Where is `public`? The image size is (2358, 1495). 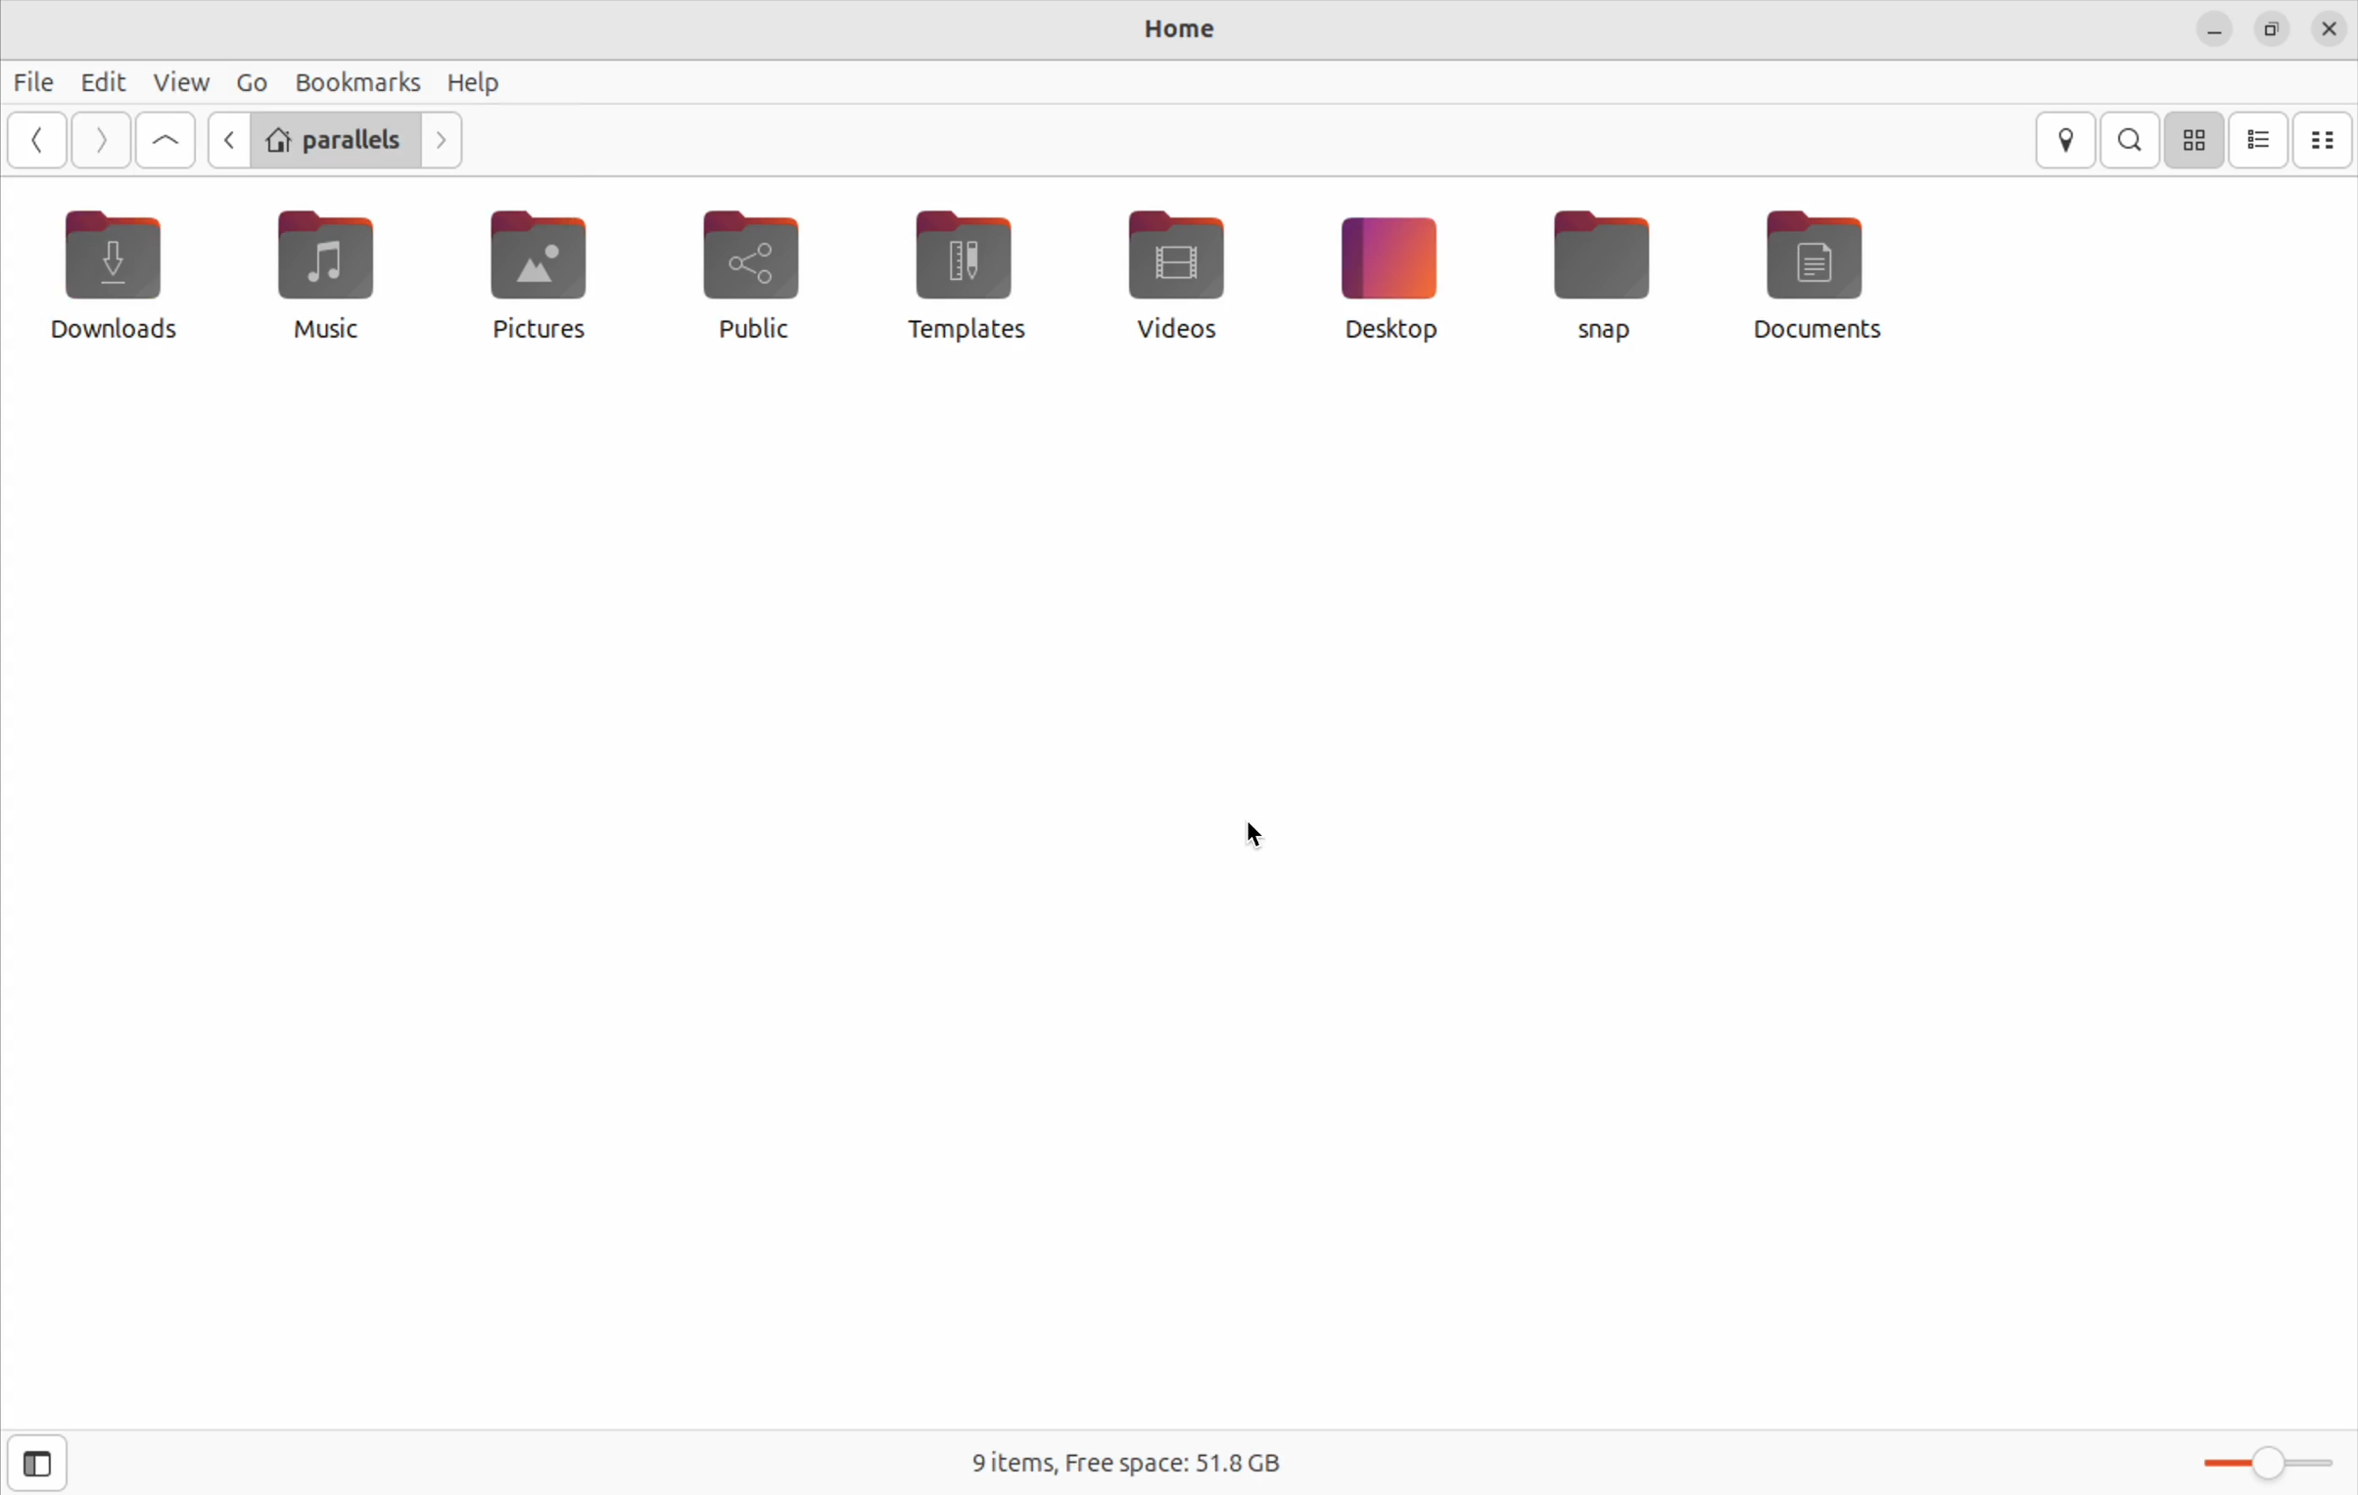
public is located at coordinates (755, 272).